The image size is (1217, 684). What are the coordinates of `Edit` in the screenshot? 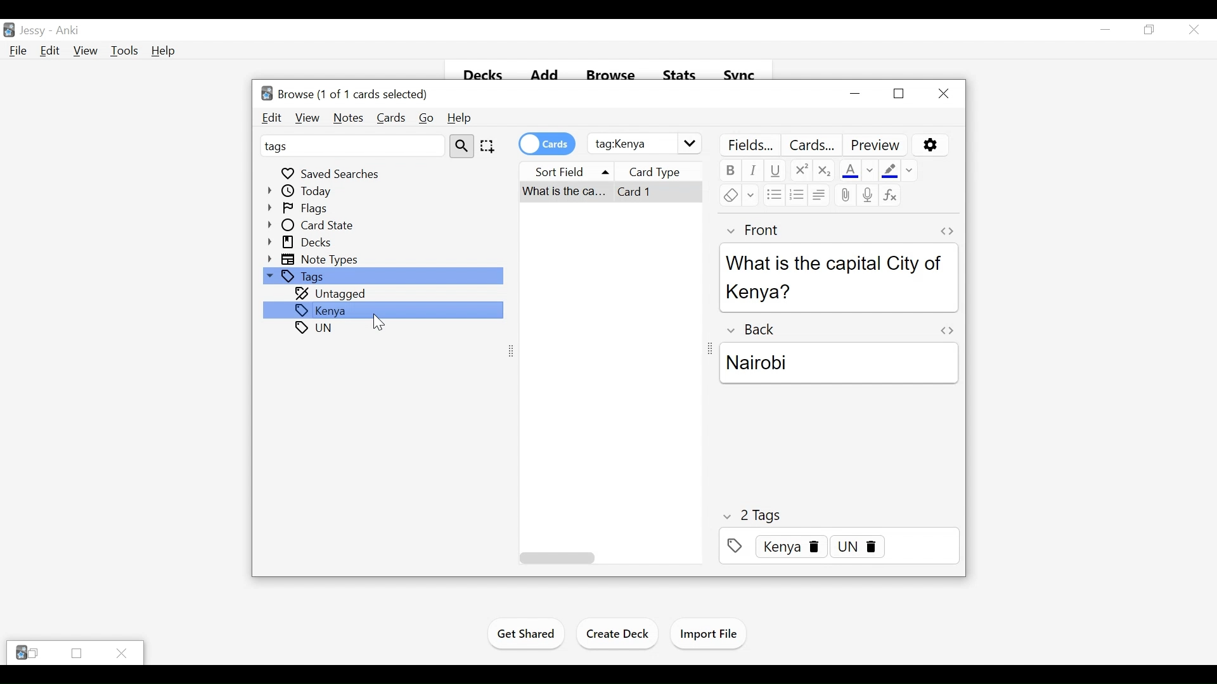 It's located at (273, 118).